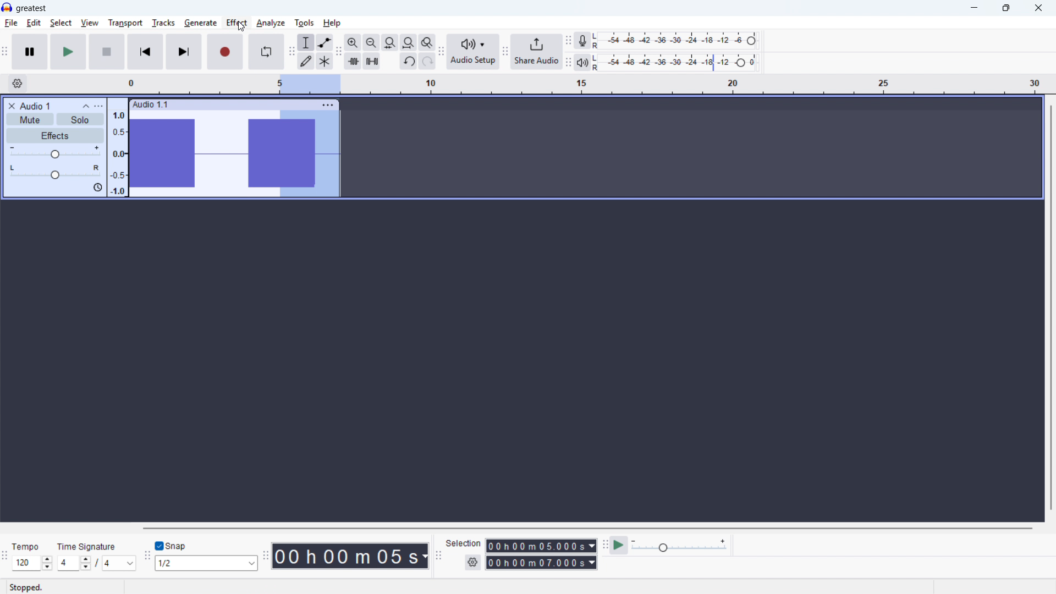 The width and height of the screenshot is (1056, 594). I want to click on , so click(25, 548).